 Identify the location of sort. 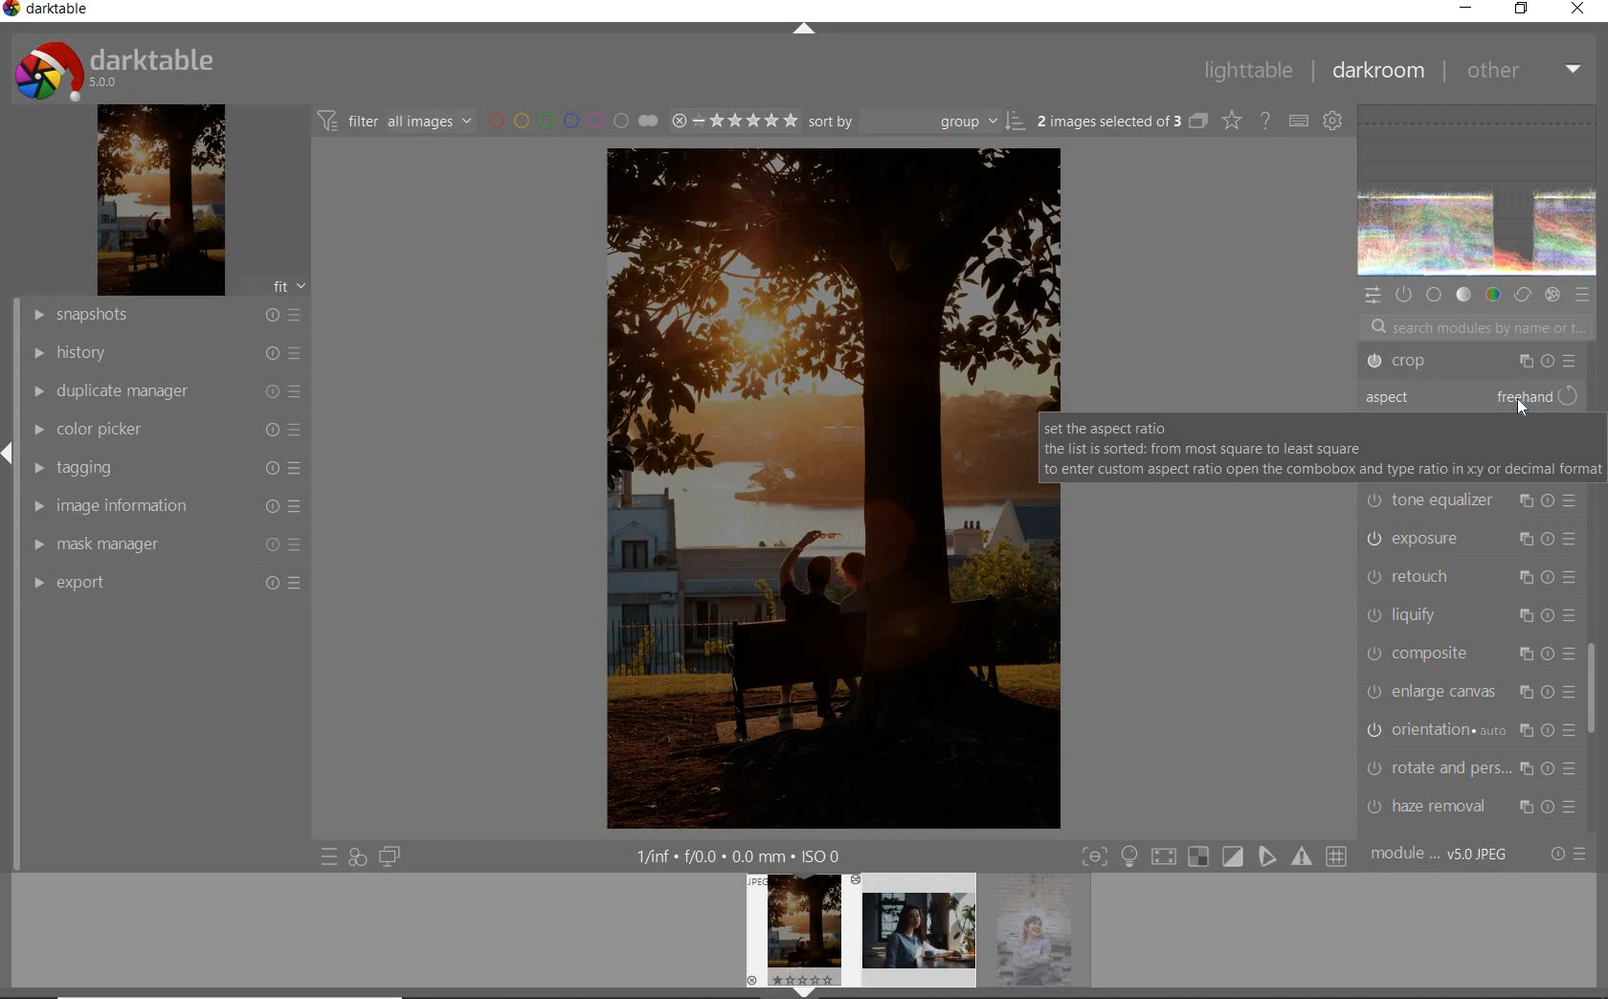
(917, 122).